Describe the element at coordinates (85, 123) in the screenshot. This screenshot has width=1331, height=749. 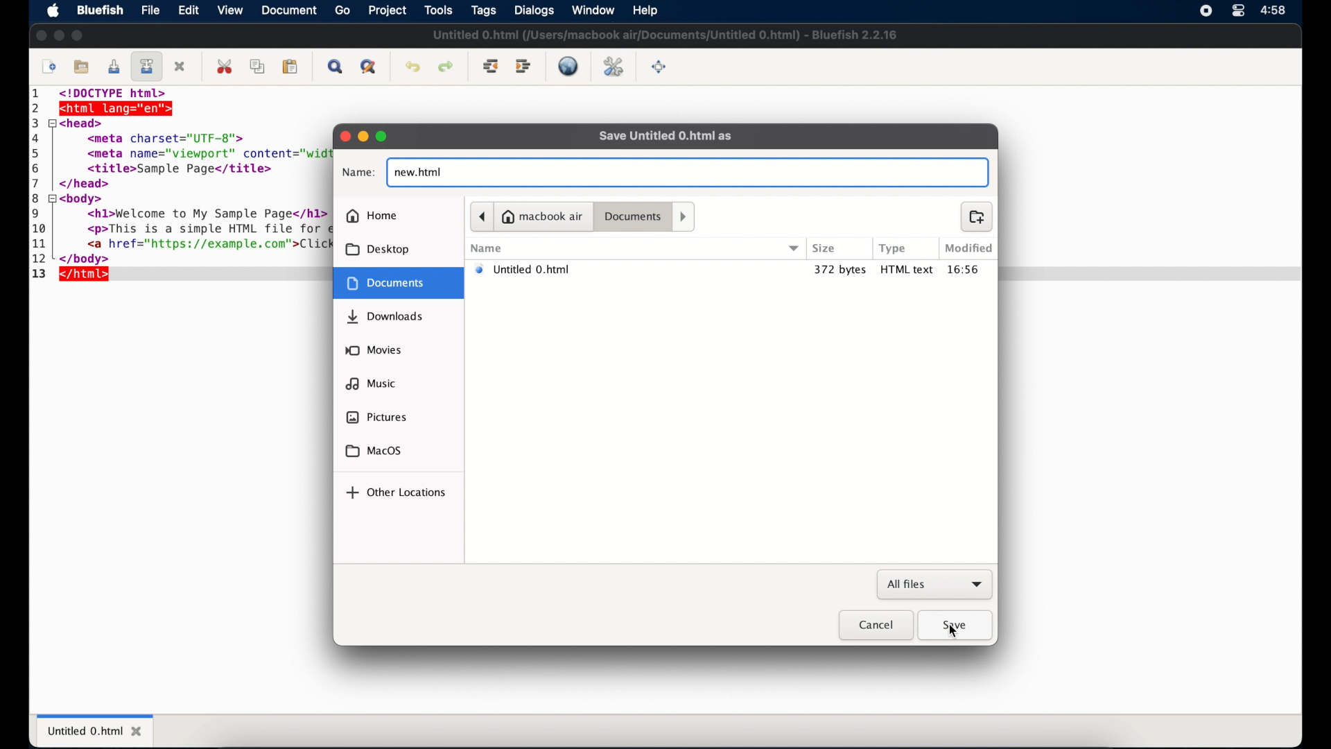
I see `<head>` at that location.